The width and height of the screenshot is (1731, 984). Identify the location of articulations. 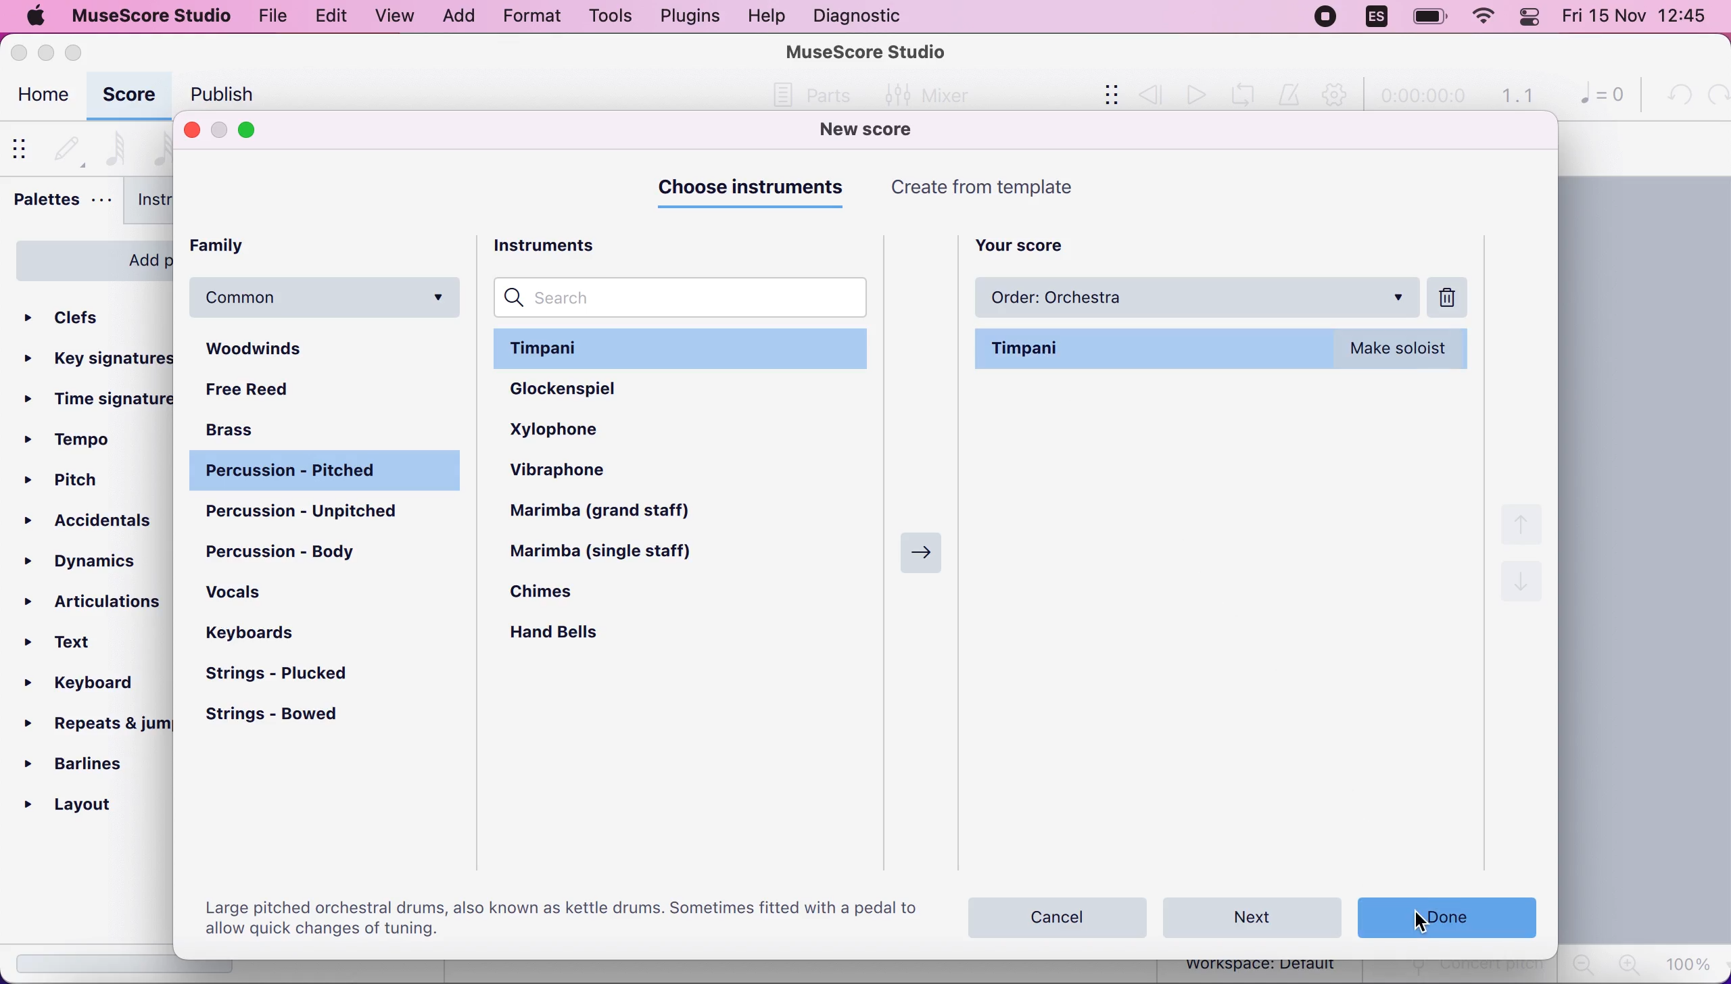
(95, 598).